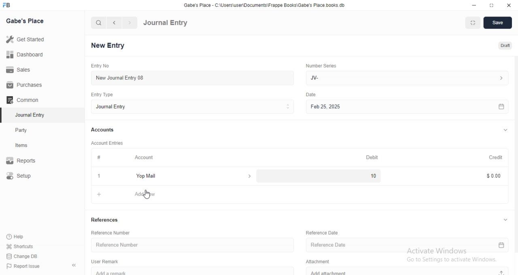 The width and height of the screenshot is (518, 275). I want to click on Common, so click(24, 100).